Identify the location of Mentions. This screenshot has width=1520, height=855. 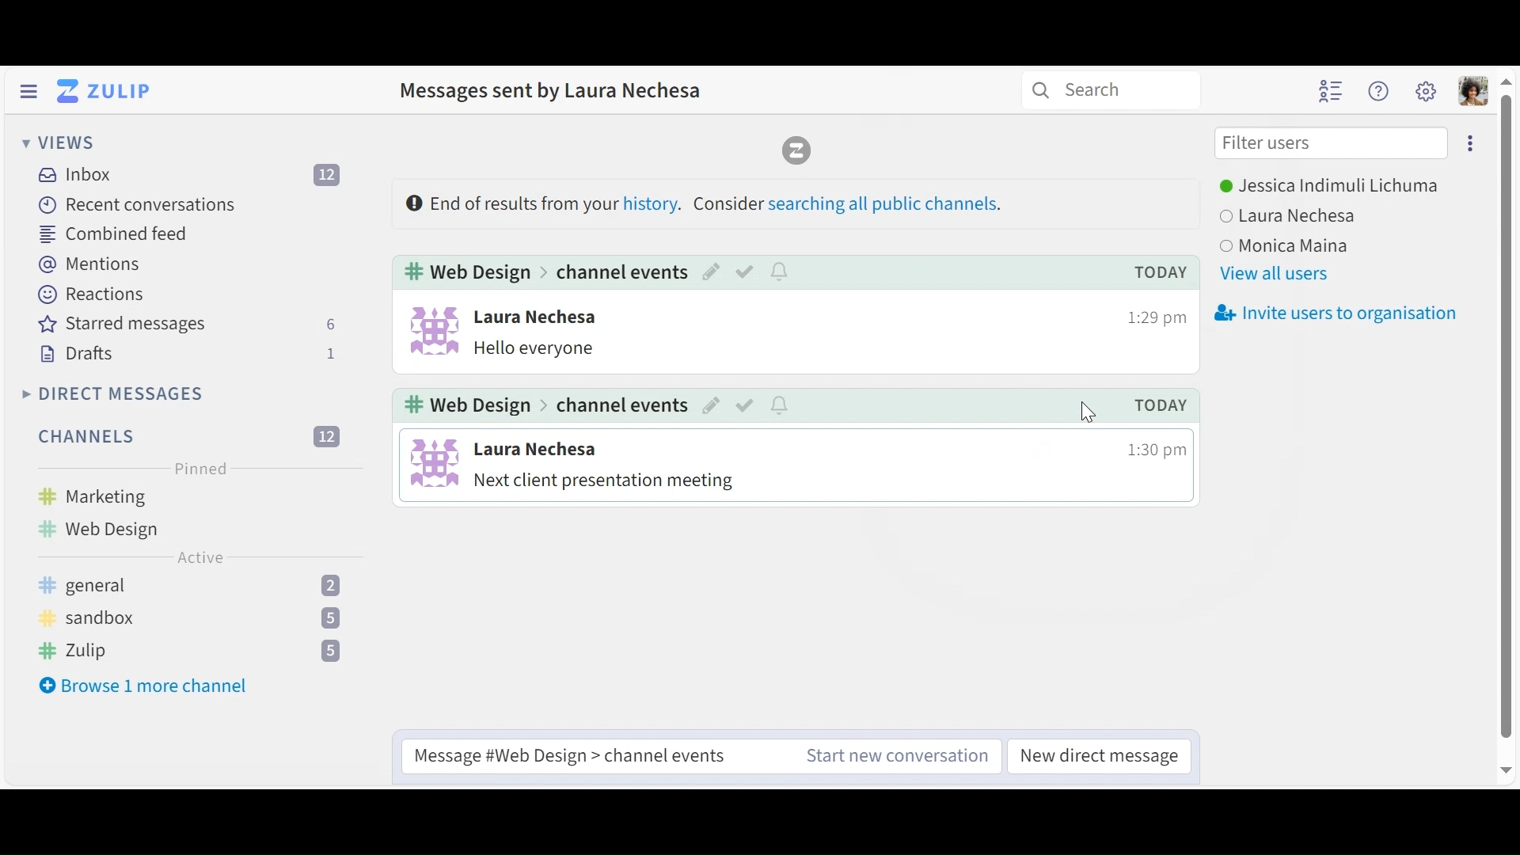
(92, 264).